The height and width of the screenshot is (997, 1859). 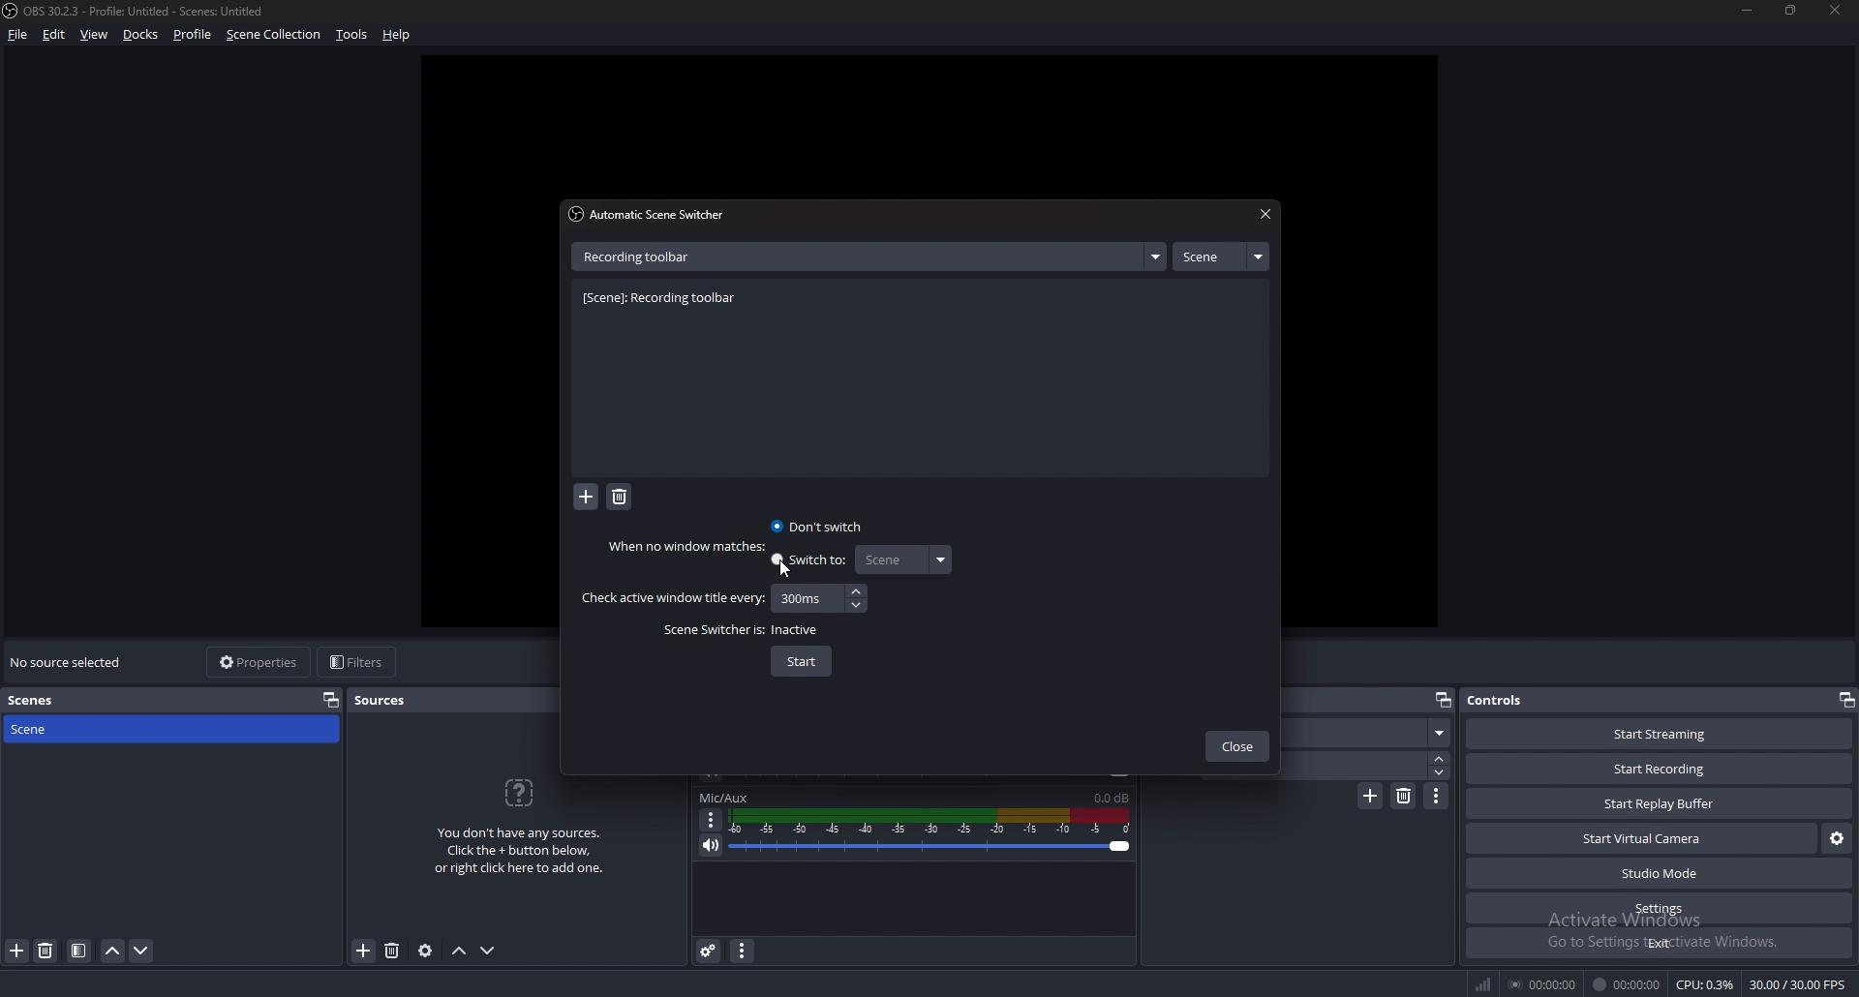 What do you see at coordinates (1405, 796) in the screenshot?
I see `remove transition` at bounding box center [1405, 796].